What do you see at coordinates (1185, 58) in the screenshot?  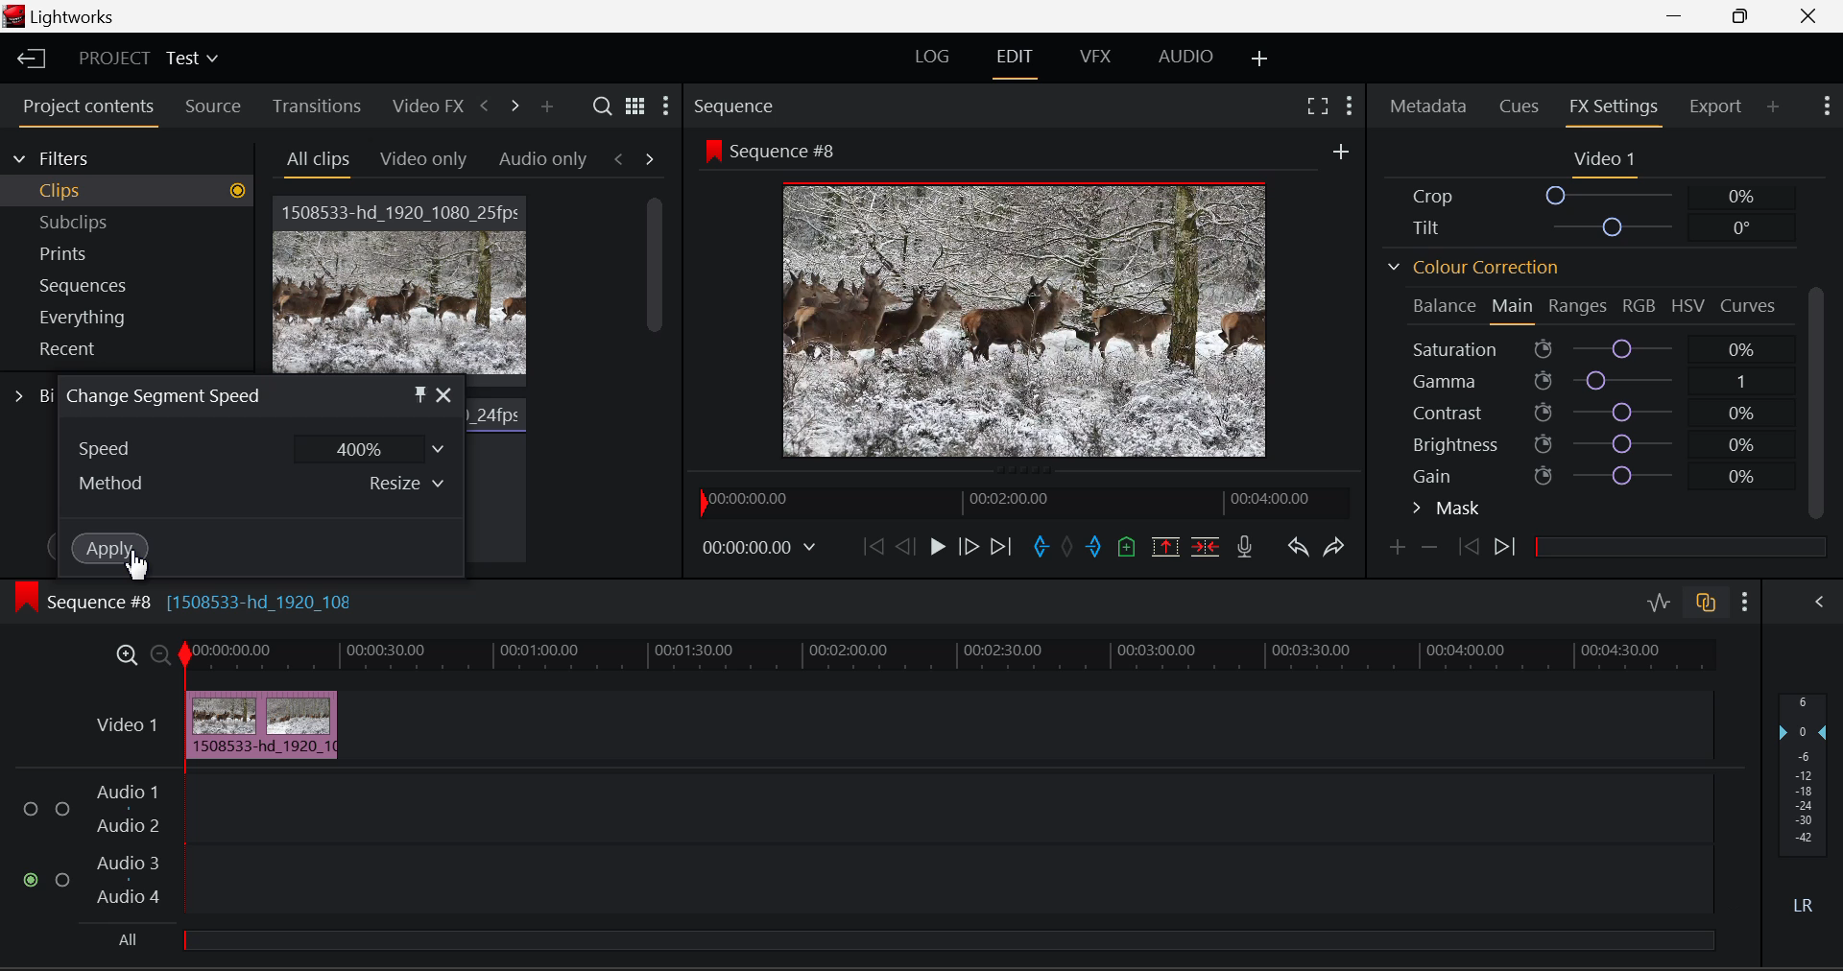 I see `AUDIO` at bounding box center [1185, 58].